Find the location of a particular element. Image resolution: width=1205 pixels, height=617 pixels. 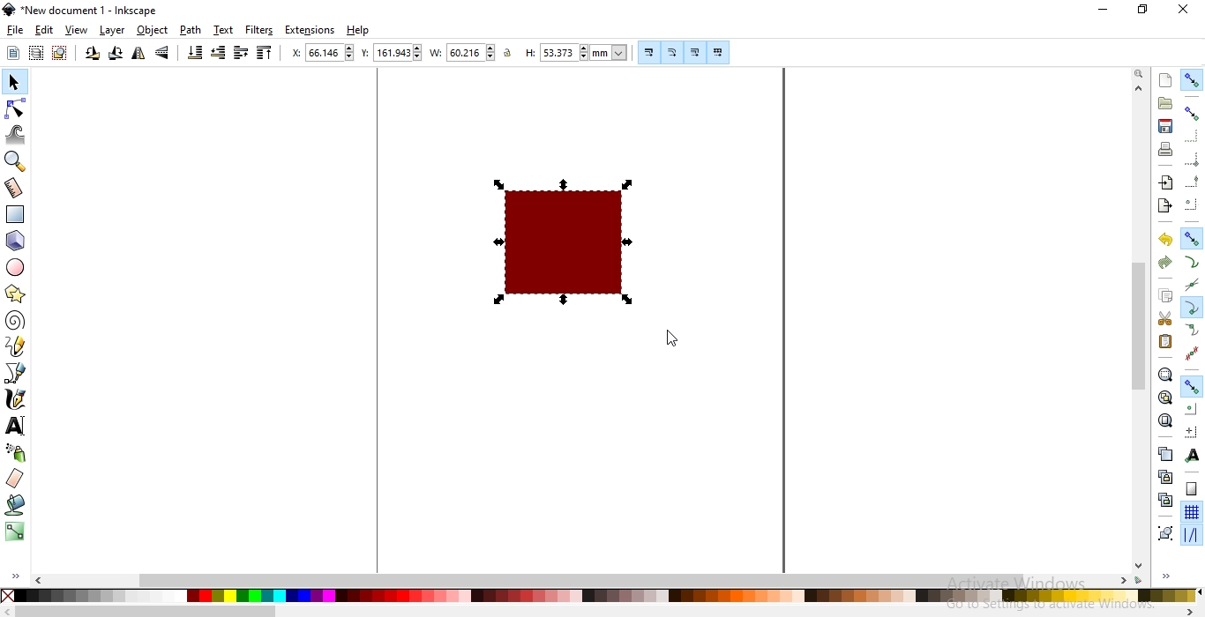

cut selection is located at coordinates (1163, 319).